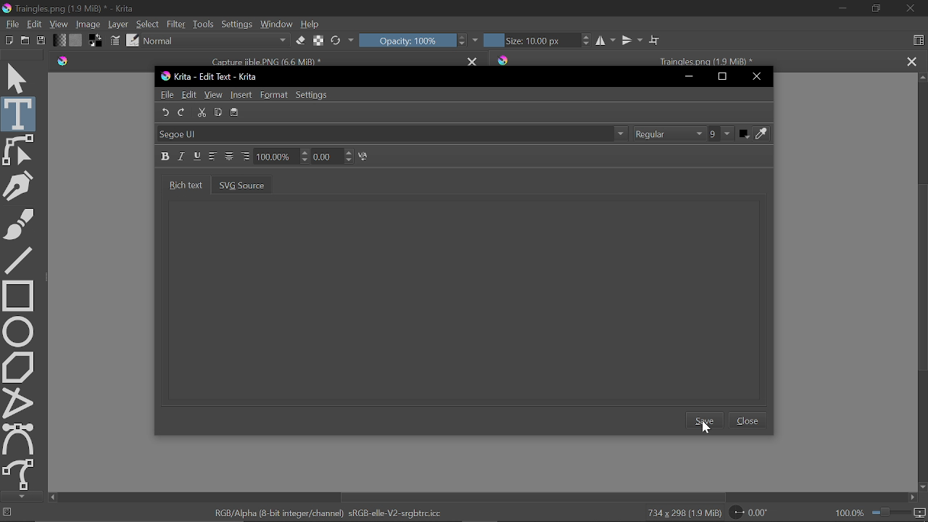 This screenshot has height=522, width=928. Describe the element at coordinates (755, 136) in the screenshot. I see `Font color` at that location.